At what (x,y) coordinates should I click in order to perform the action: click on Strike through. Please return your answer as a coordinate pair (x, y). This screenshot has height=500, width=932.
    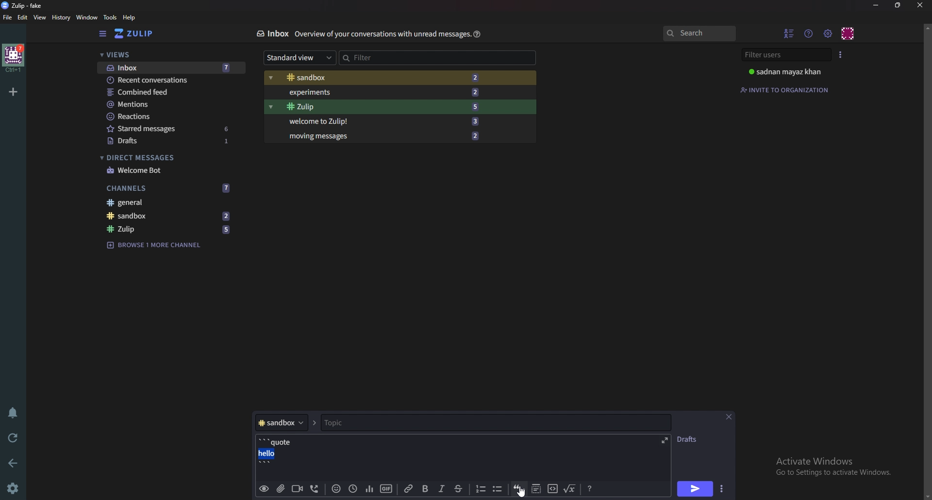
    Looking at the image, I should click on (463, 489).